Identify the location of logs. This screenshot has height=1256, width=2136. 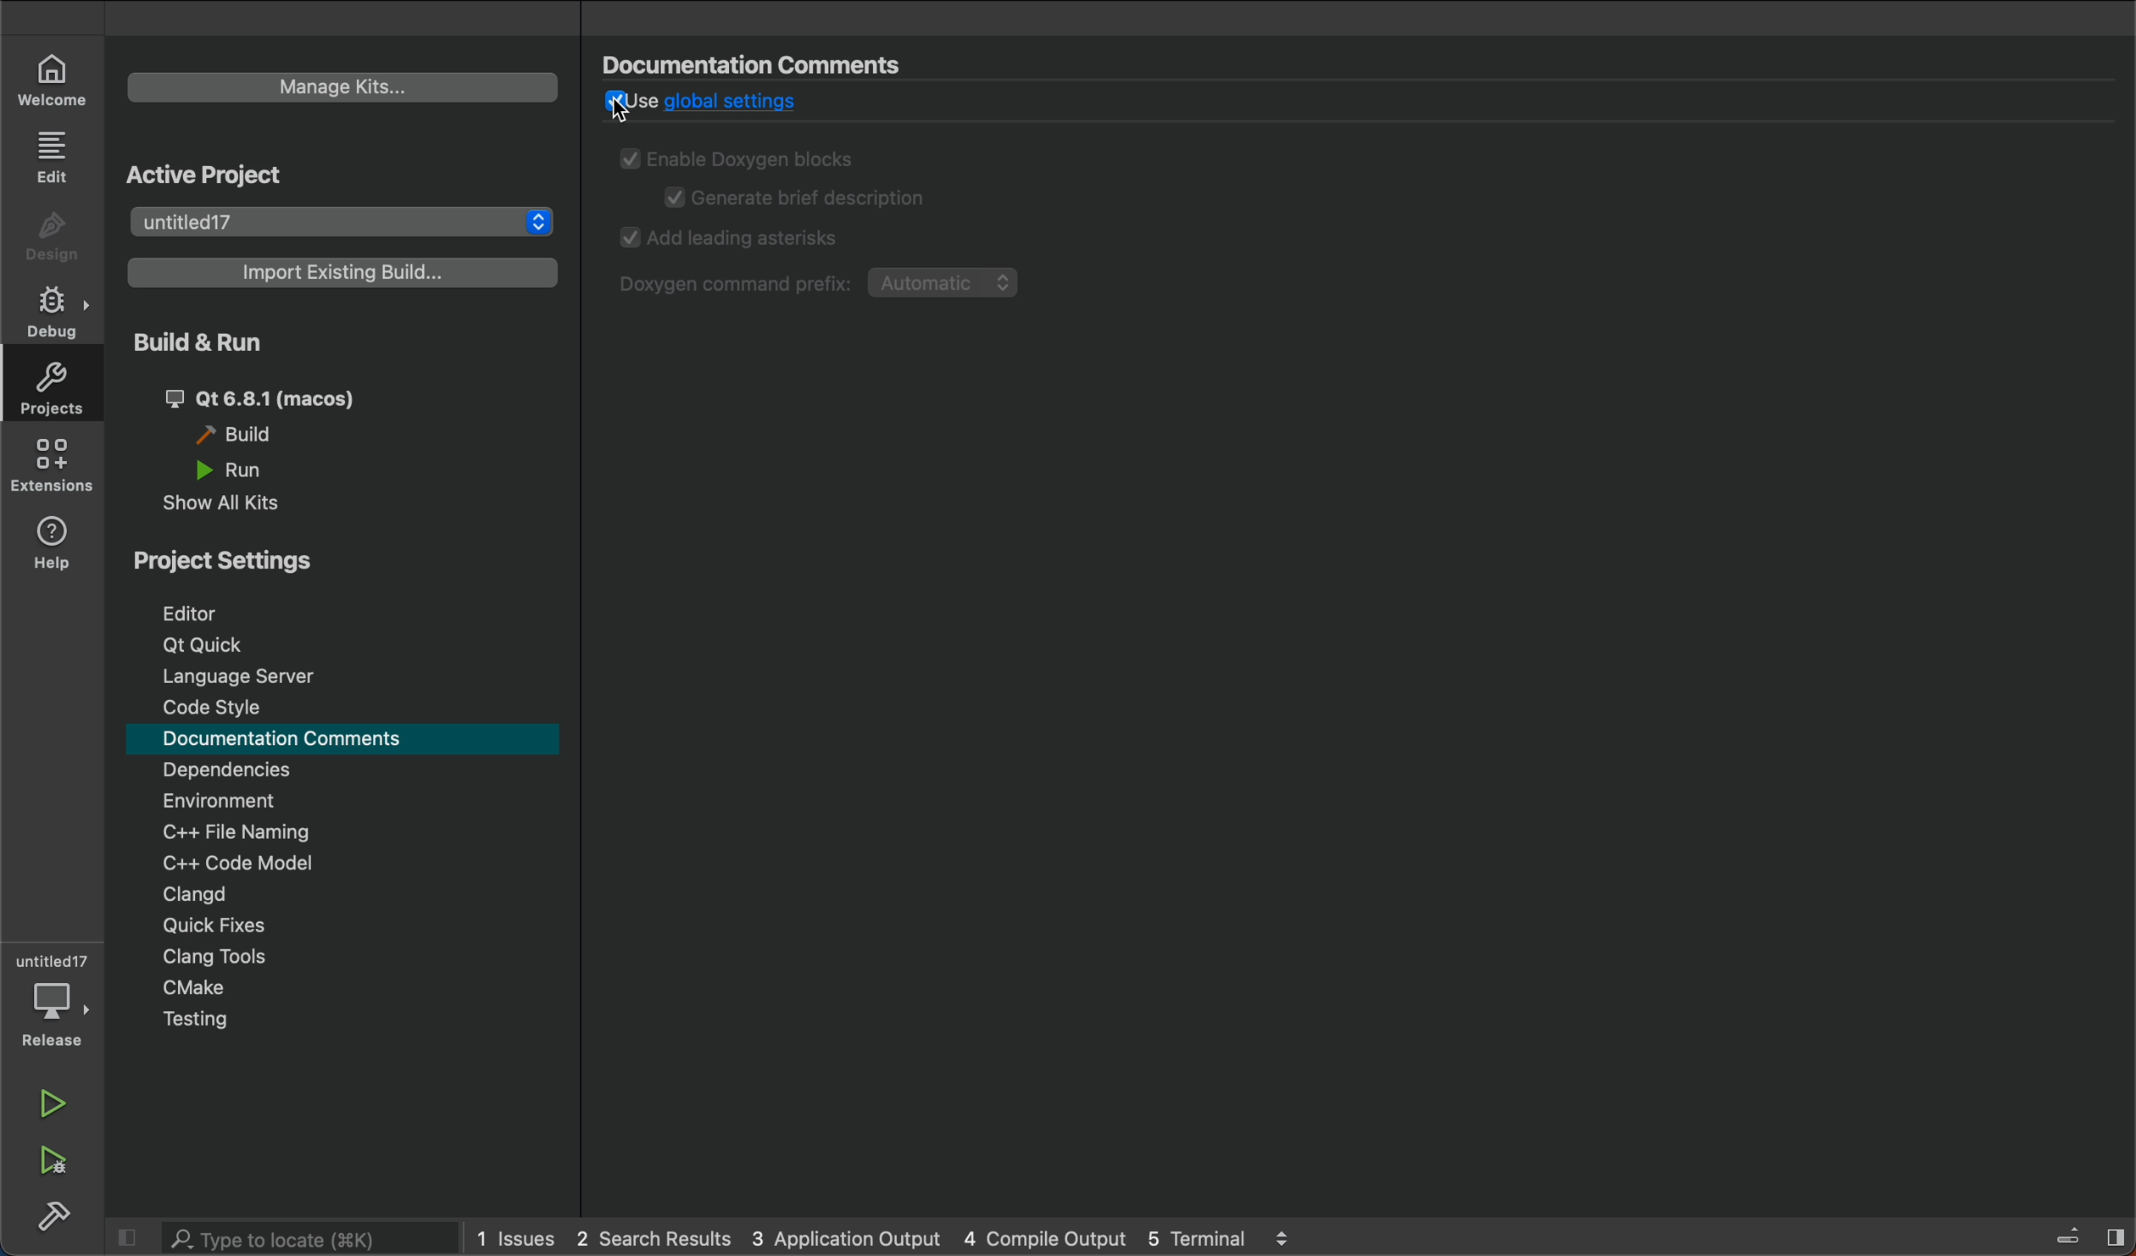
(903, 1241).